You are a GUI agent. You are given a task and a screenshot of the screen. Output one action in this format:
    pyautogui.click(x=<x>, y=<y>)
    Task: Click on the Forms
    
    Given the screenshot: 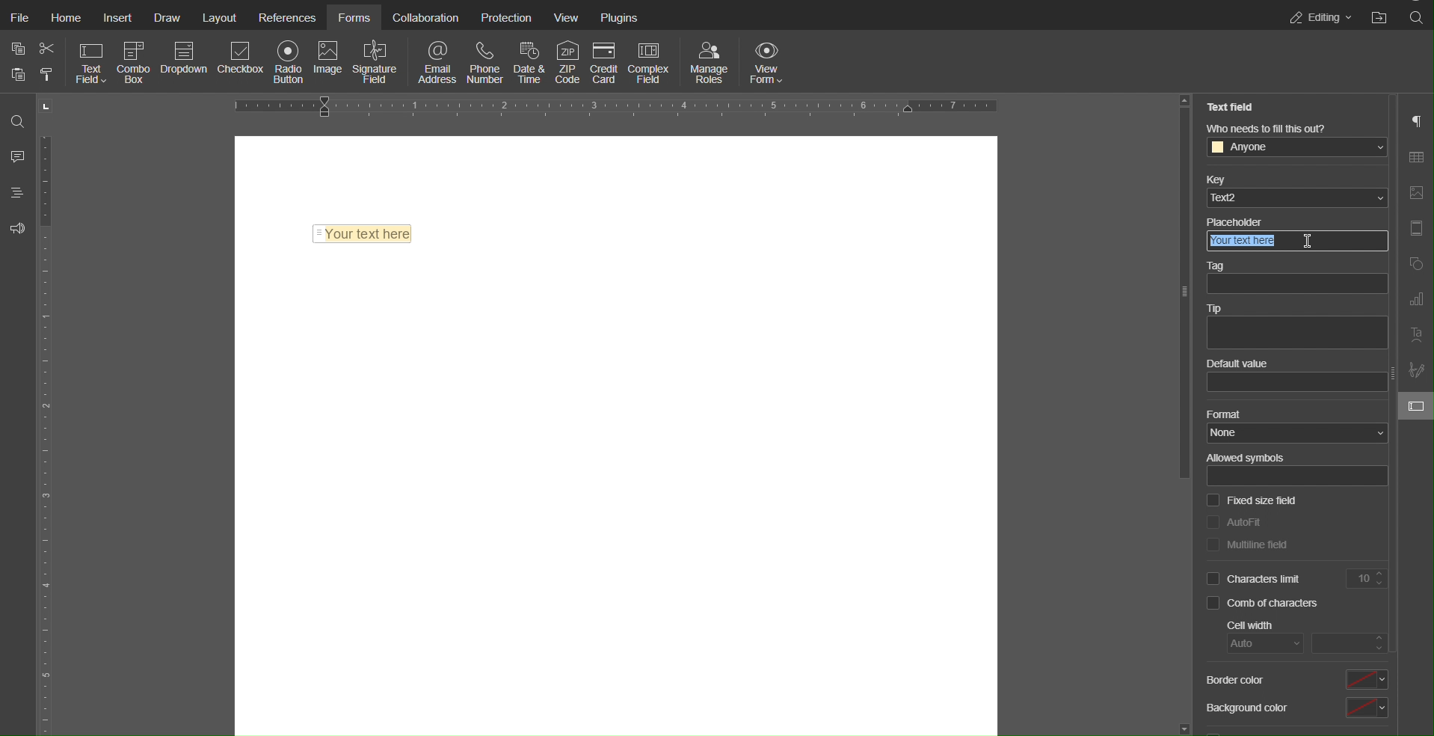 What is the action you would take?
    pyautogui.click(x=354, y=19)
    